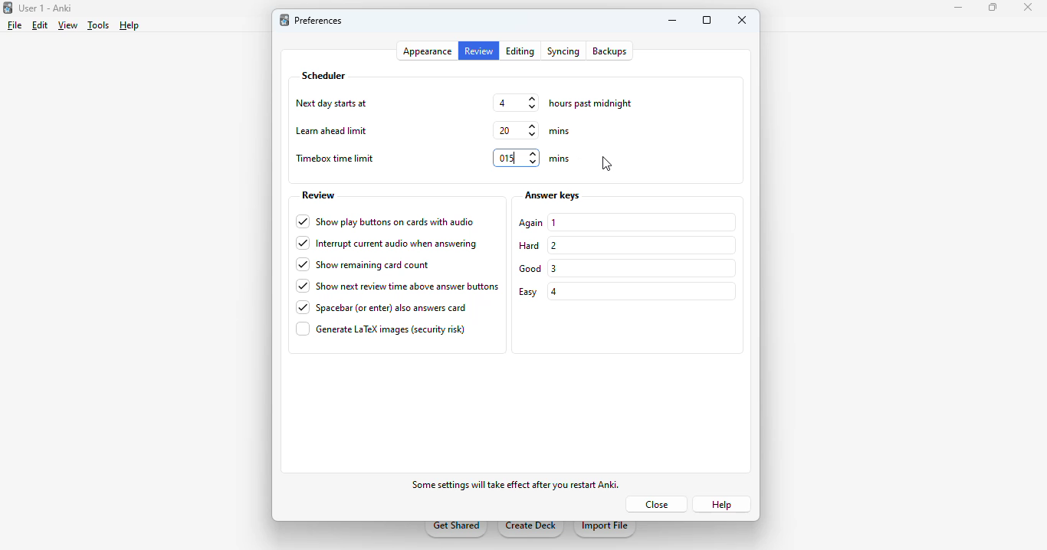 Image resolution: width=1047 pixels, height=550 pixels. What do you see at coordinates (590, 103) in the screenshot?
I see `hours past midnight` at bounding box center [590, 103].